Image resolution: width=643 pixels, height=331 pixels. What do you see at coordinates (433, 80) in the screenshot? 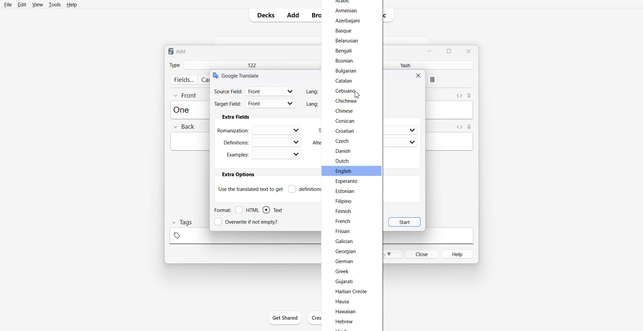
I see `apply custom style` at bounding box center [433, 80].